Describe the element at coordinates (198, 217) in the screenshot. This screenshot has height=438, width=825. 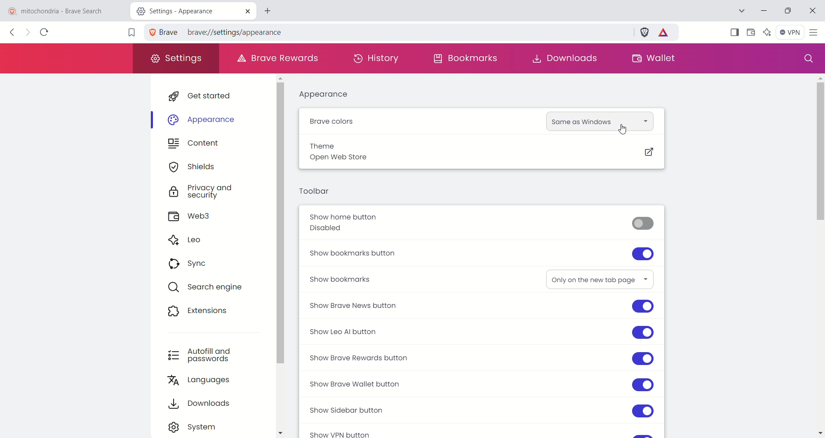
I see `web3` at that location.